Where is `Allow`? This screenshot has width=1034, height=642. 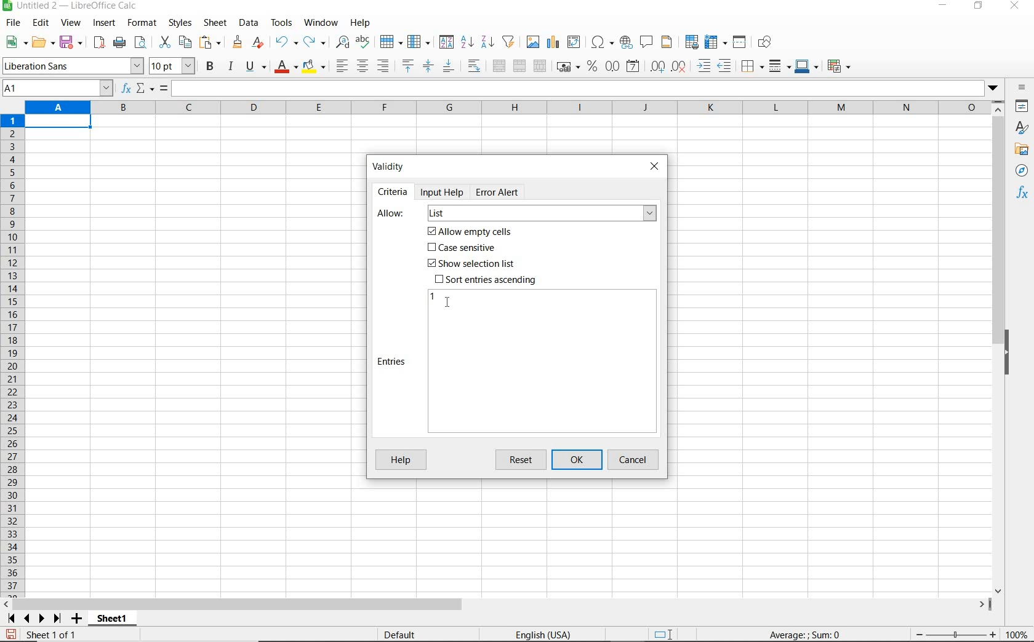
Allow is located at coordinates (391, 214).